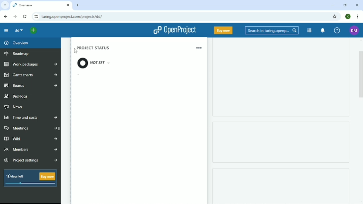 The image size is (363, 204). I want to click on Customize and control google chrome, so click(358, 16).